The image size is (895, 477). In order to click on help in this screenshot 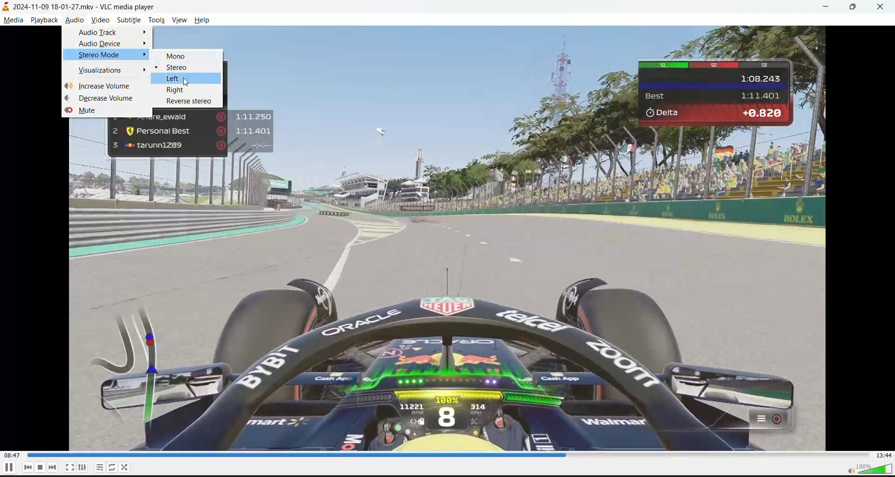, I will do `click(203, 20)`.